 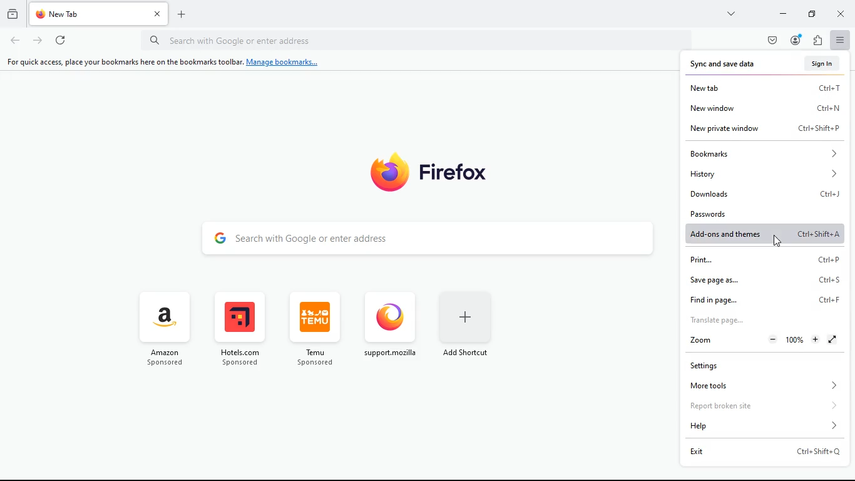 What do you see at coordinates (765, 319) in the screenshot?
I see `translate page` at bounding box center [765, 319].